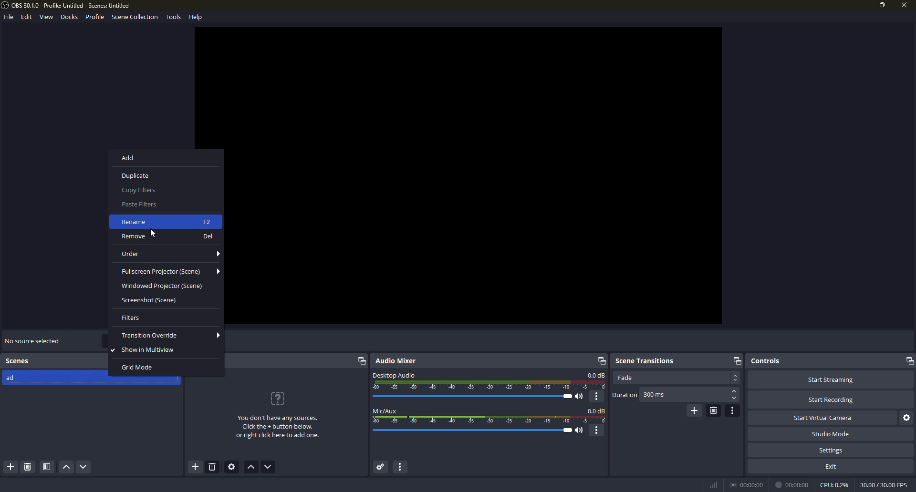 The height and width of the screenshot is (492, 916). What do you see at coordinates (171, 336) in the screenshot?
I see `Transition Override` at bounding box center [171, 336].